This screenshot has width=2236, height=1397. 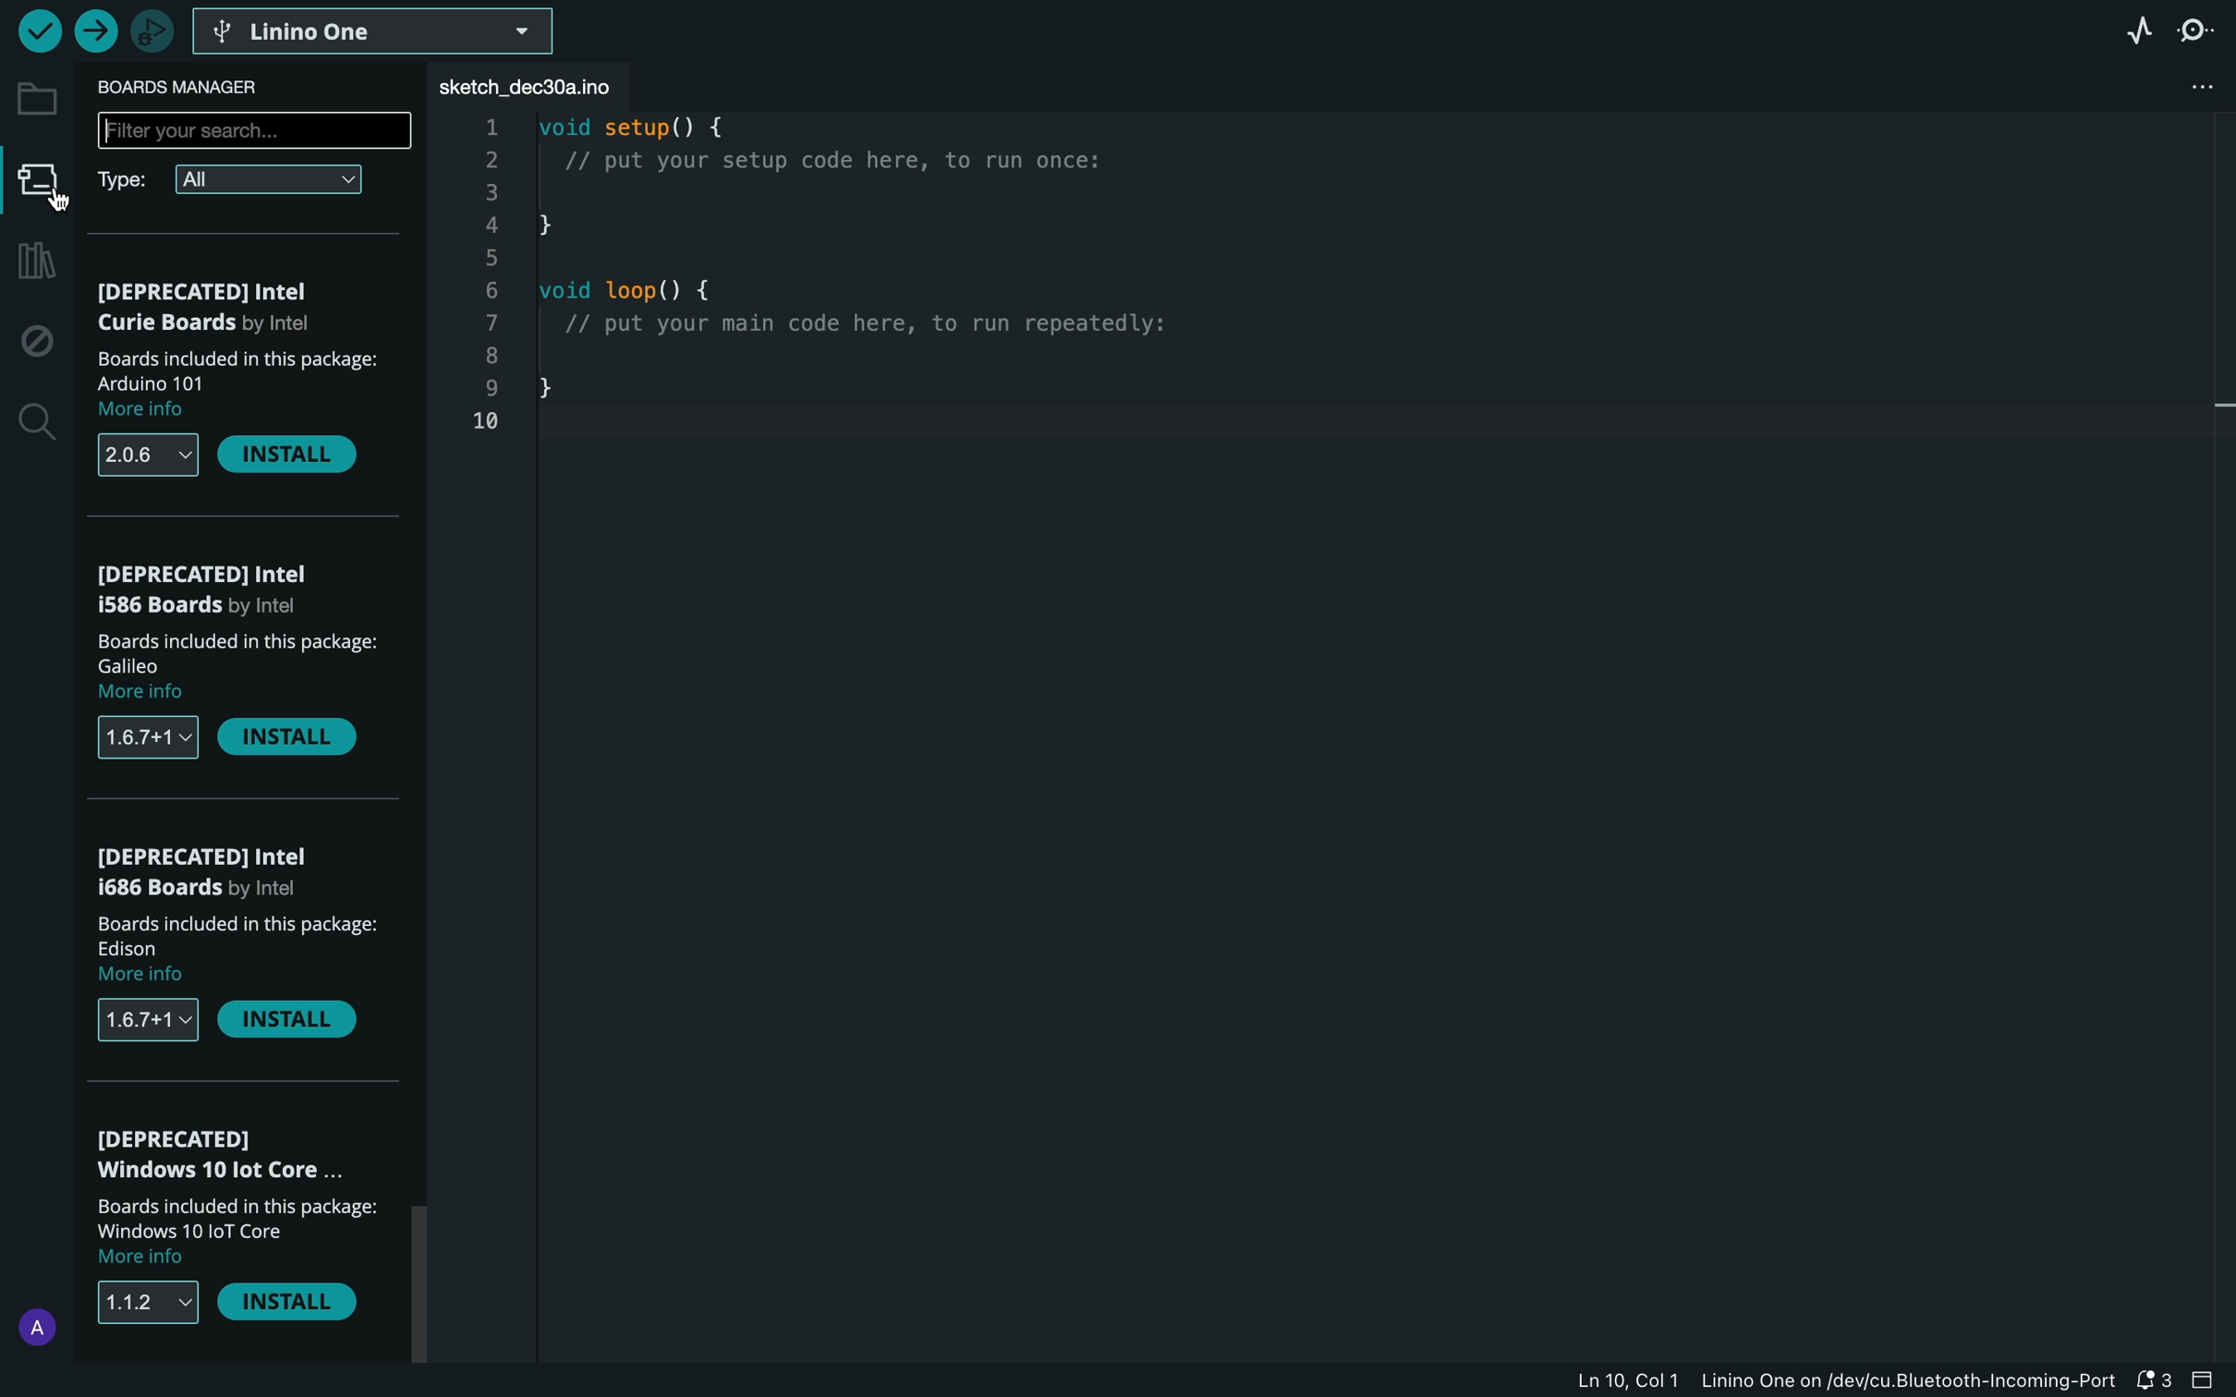 What do you see at coordinates (2156, 1382) in the screenshot?
I see `notification` at bounding box center [2156, 1382].